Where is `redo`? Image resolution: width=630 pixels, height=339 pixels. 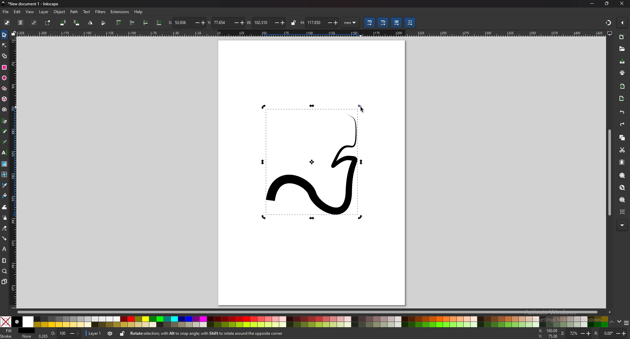
redo is located at coordinates (623, 124).